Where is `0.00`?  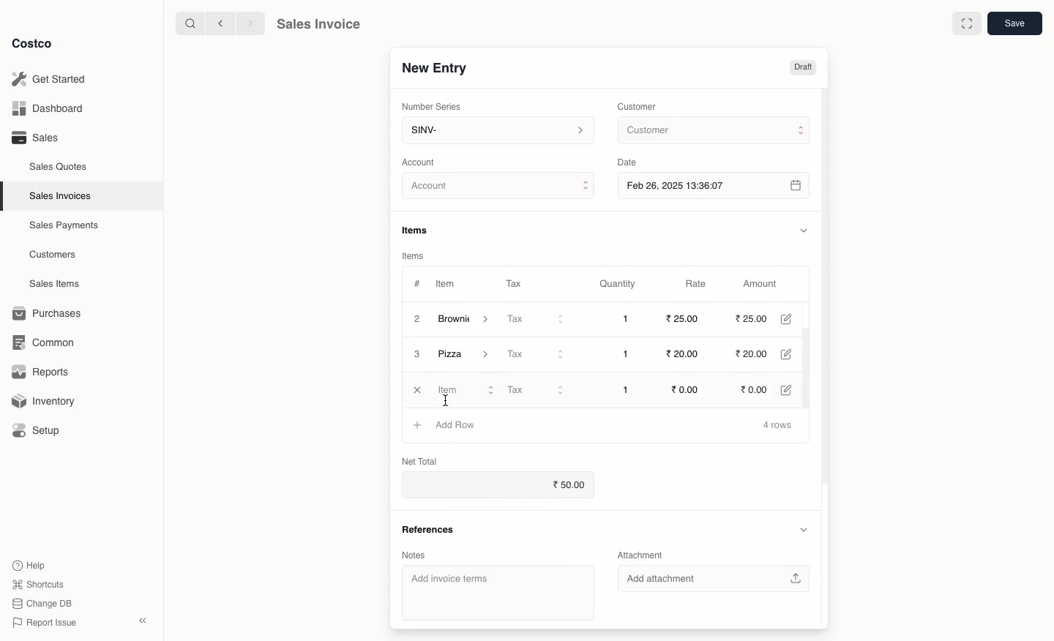 0.00 is located at coordinates (756, 389).